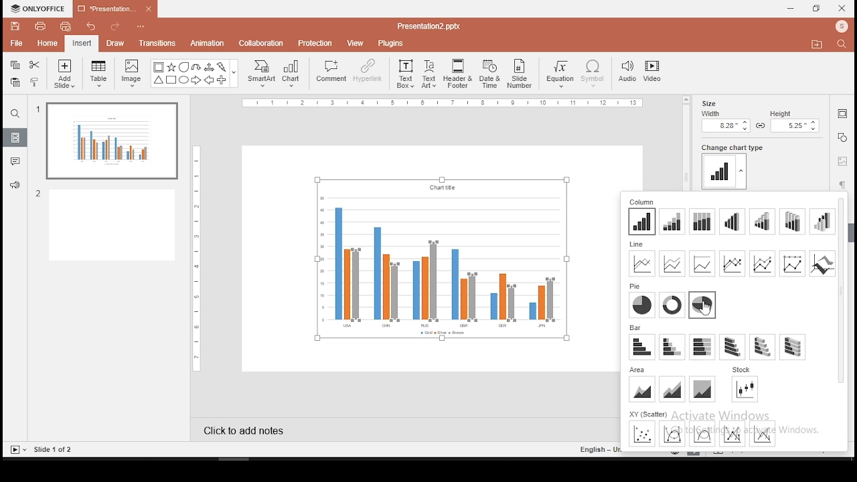 The width and height of the screenshot is (857, 482). What do you see at coordinates (817, 44) in the screenshot?
I see `Folder` at bounding box center [817, 44].